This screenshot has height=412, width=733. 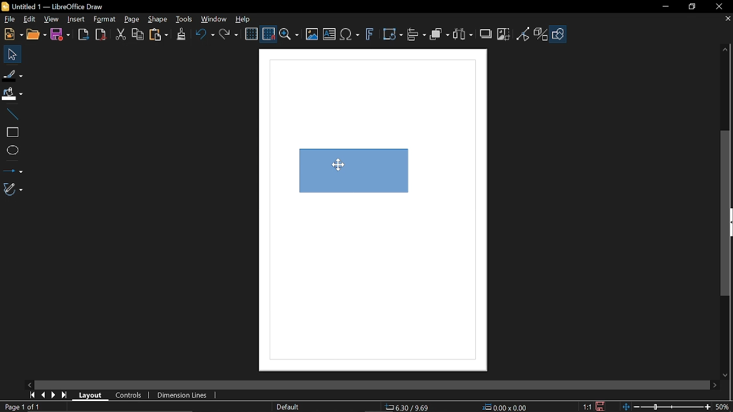 What do you see at coordinates (30, 384) in the screenshot?
I see `MOve left` at bounding box center [30, 384].